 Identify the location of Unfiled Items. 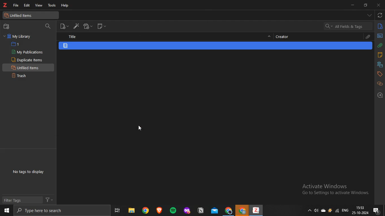
(26, 67).